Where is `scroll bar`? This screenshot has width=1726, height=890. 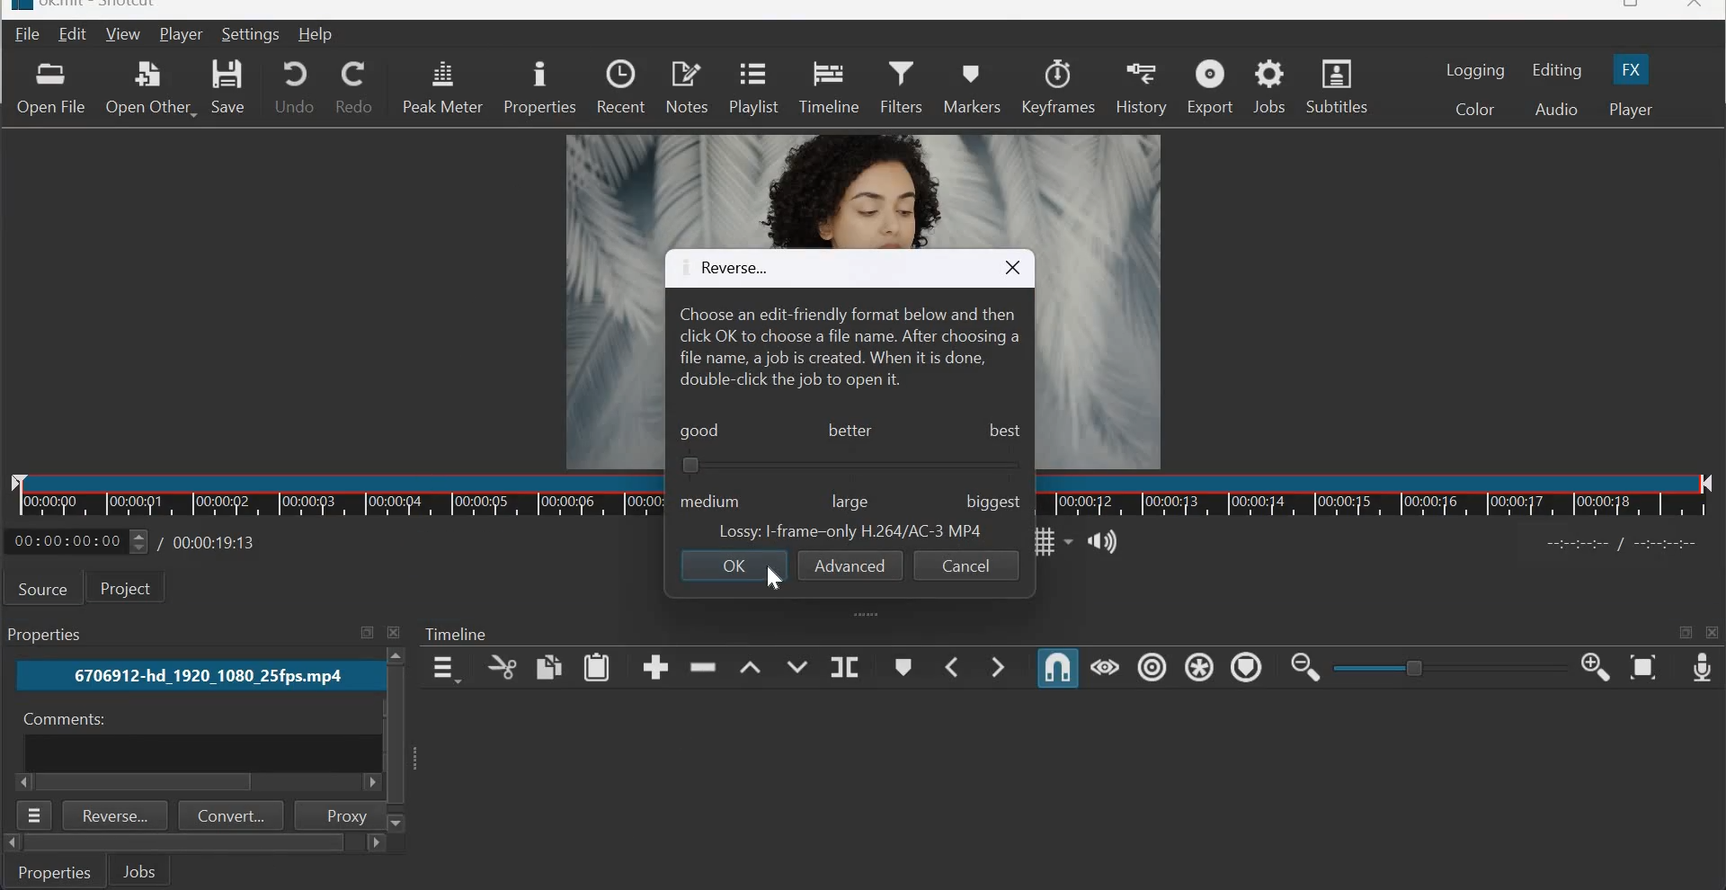
scroll bar is located at coordinates (185, 843).